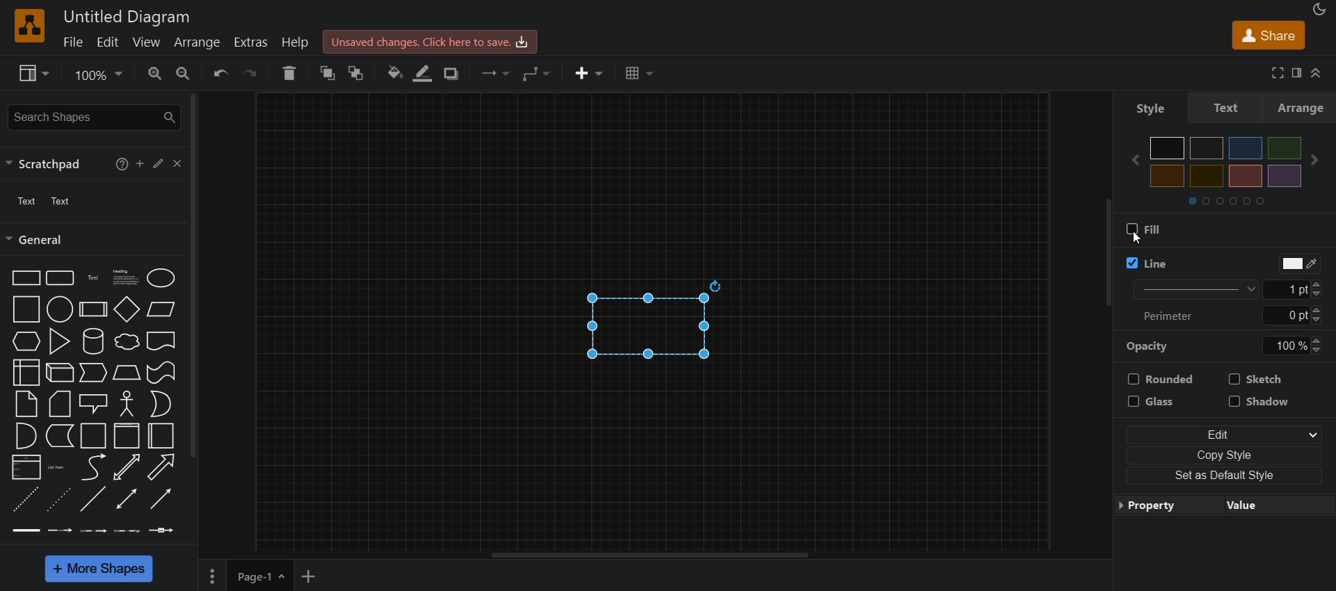  Describe the element at coordinates (1144, 229) in the screenshot. I see `fill ` at that location.